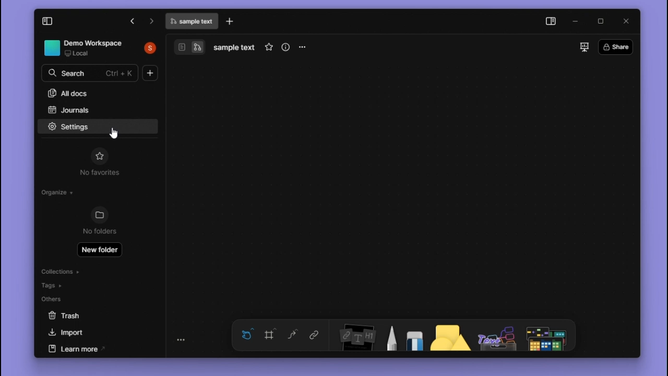 The height and width of the screenshot is (376, 668). Describe the element at coordinates (583, 47) in the screenshot. I see `slideshow` at that location.